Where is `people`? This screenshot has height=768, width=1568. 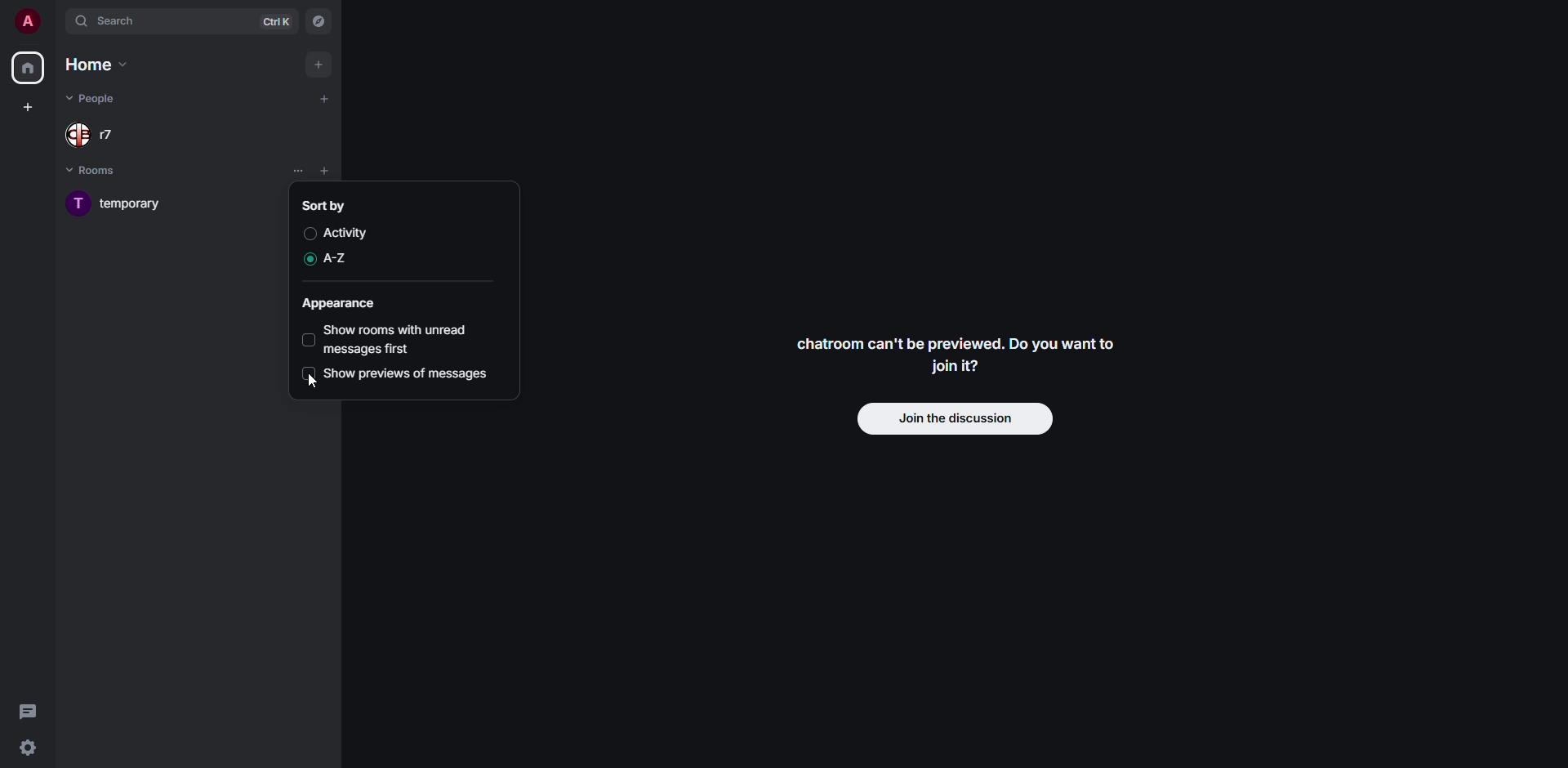 people is located at coordinates (91, 99).